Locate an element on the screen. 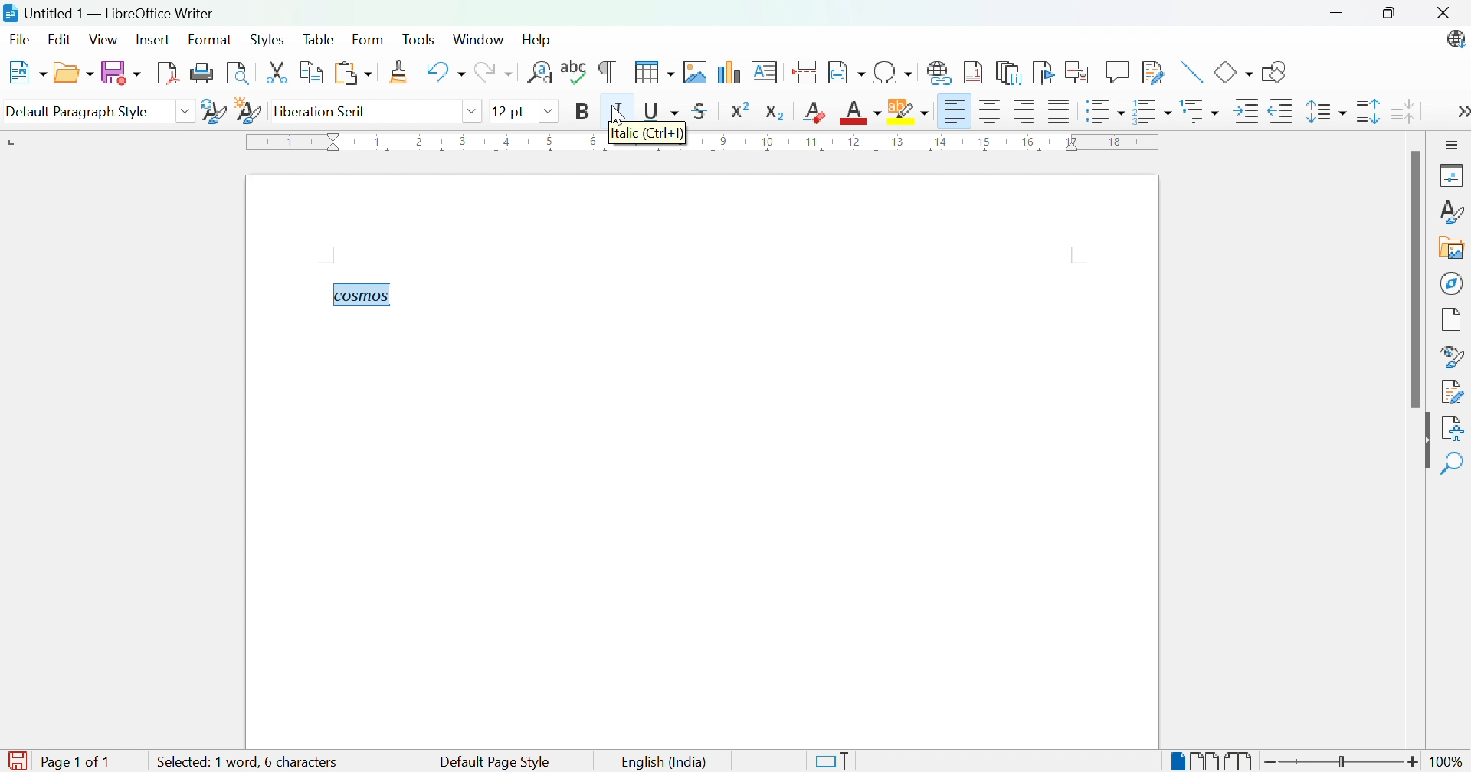 The width and height of the screenshot is (1471, 772). Slider is located at coordinates (1342, 761).